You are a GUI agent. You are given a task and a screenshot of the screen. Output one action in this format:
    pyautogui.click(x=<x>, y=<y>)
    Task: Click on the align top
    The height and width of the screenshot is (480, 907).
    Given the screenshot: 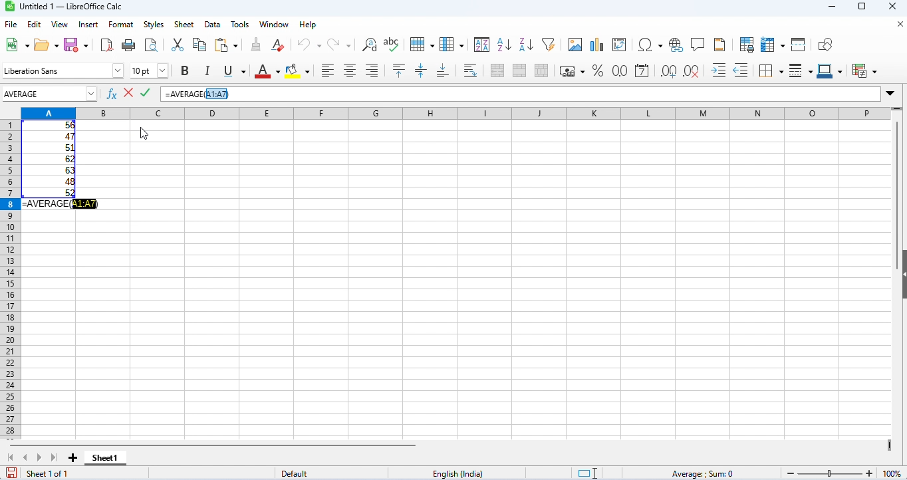 What is the action you would take?
    pyautogui.click(x=400, y=70)
    